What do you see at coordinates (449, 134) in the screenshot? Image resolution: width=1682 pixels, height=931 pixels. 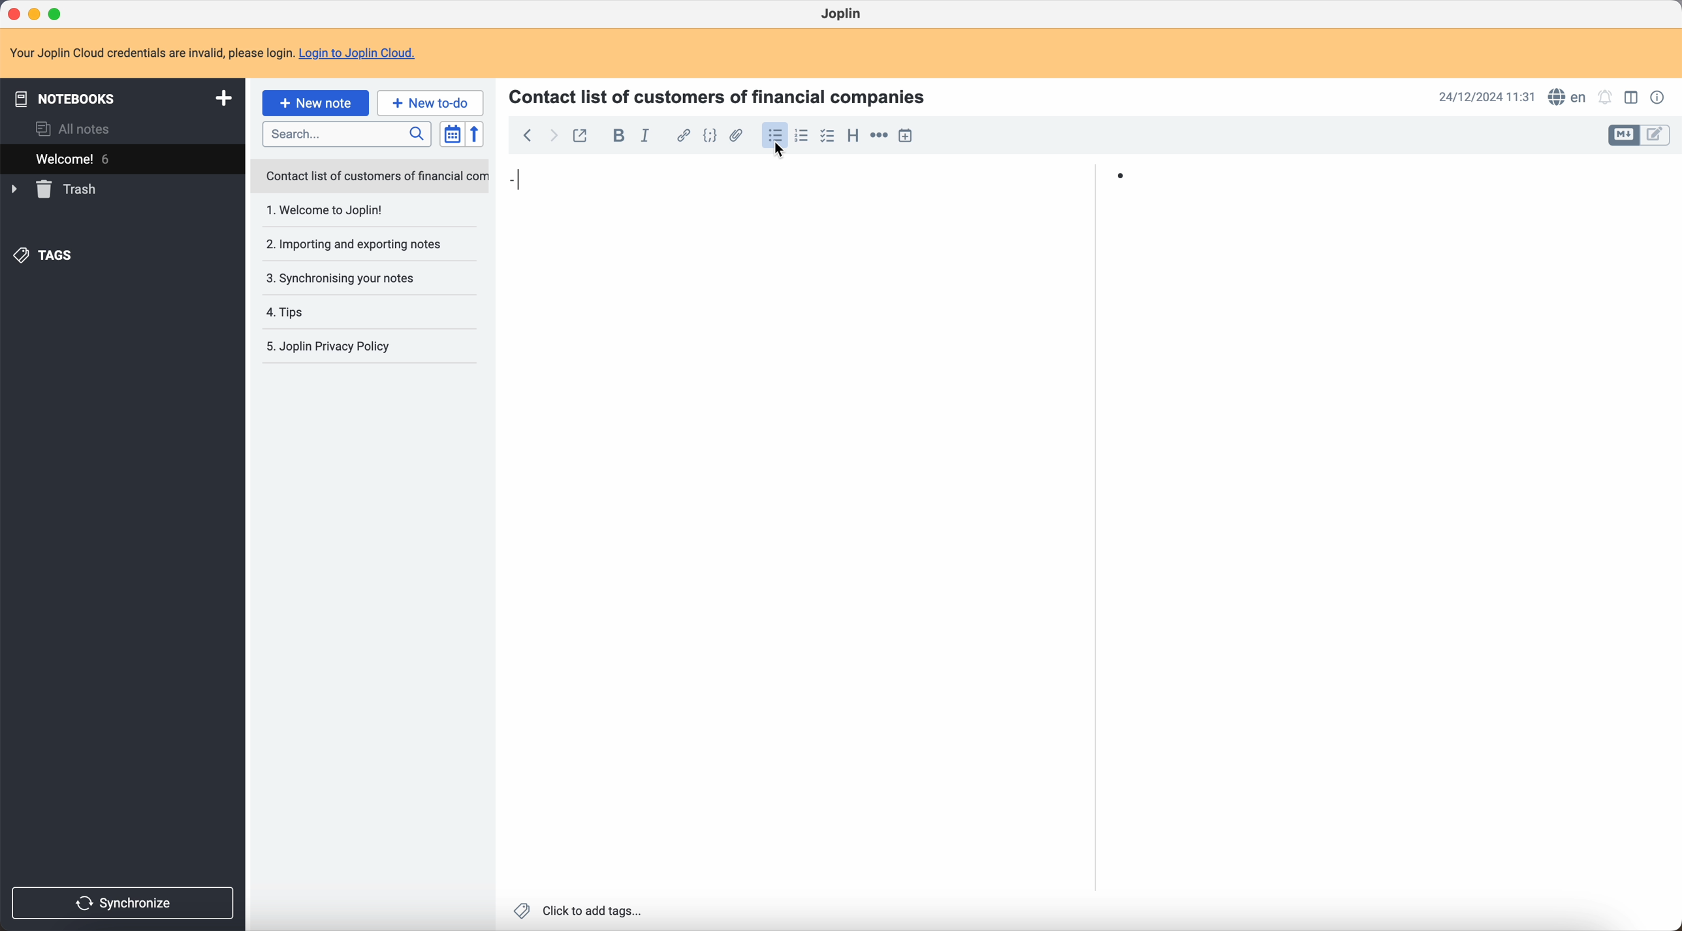 I see `toggle sort order field` at bounding box center [449, 134].